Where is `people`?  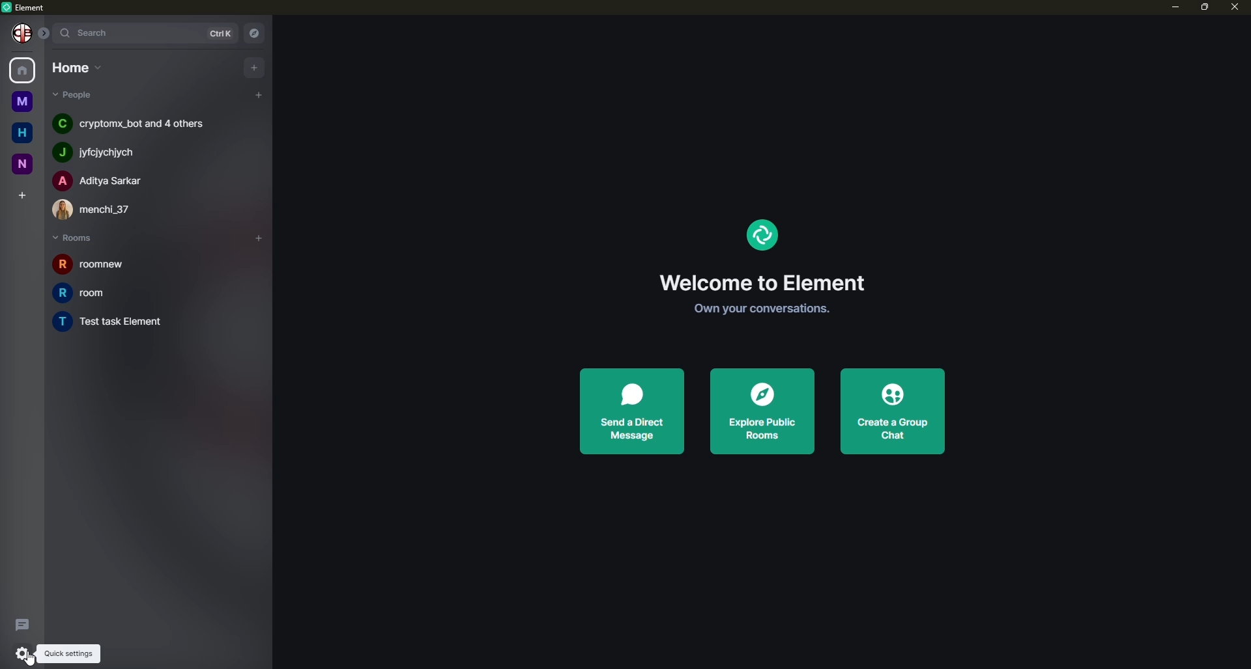 people is located at coordinates (73, 96).